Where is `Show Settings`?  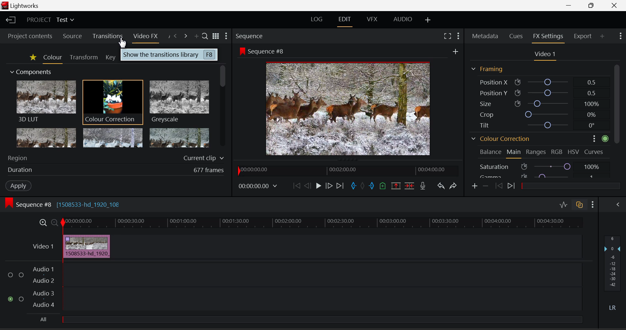
Show Settings is located at coordinates (621, 36).